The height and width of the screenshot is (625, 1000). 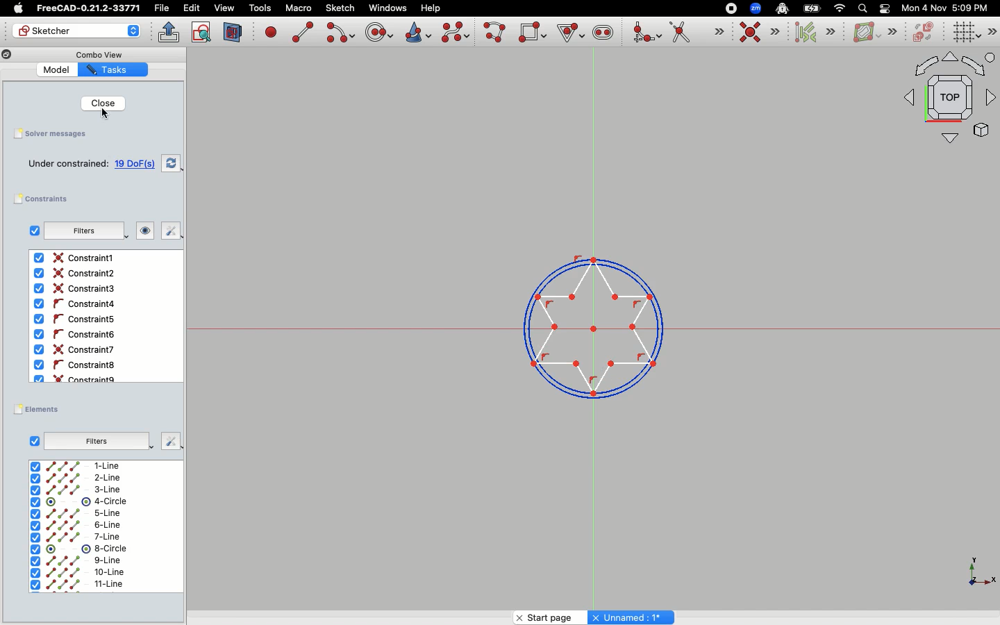 What do you see at coordinates (379, 31) in the screenshot?
I see `Create circle` at bounding box center [379, 31].